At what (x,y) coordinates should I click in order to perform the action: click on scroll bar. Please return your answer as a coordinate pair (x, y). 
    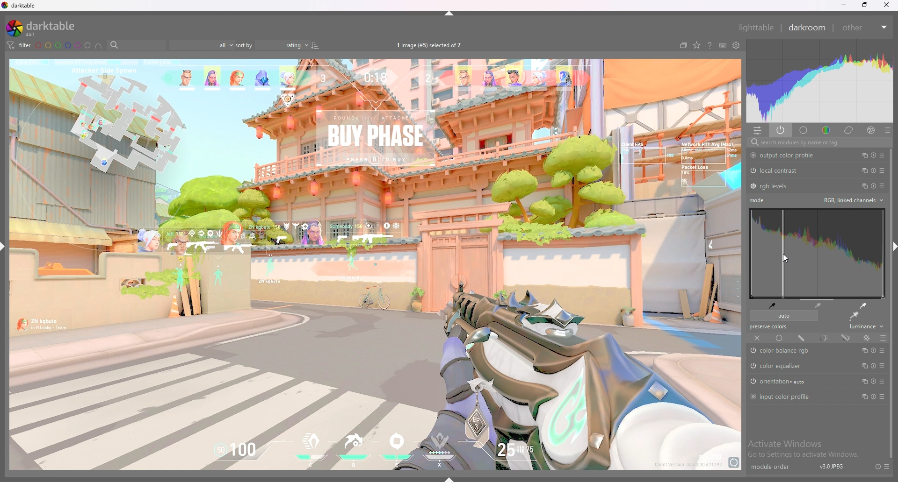
    Looking at the image, I should click on (891, 305).